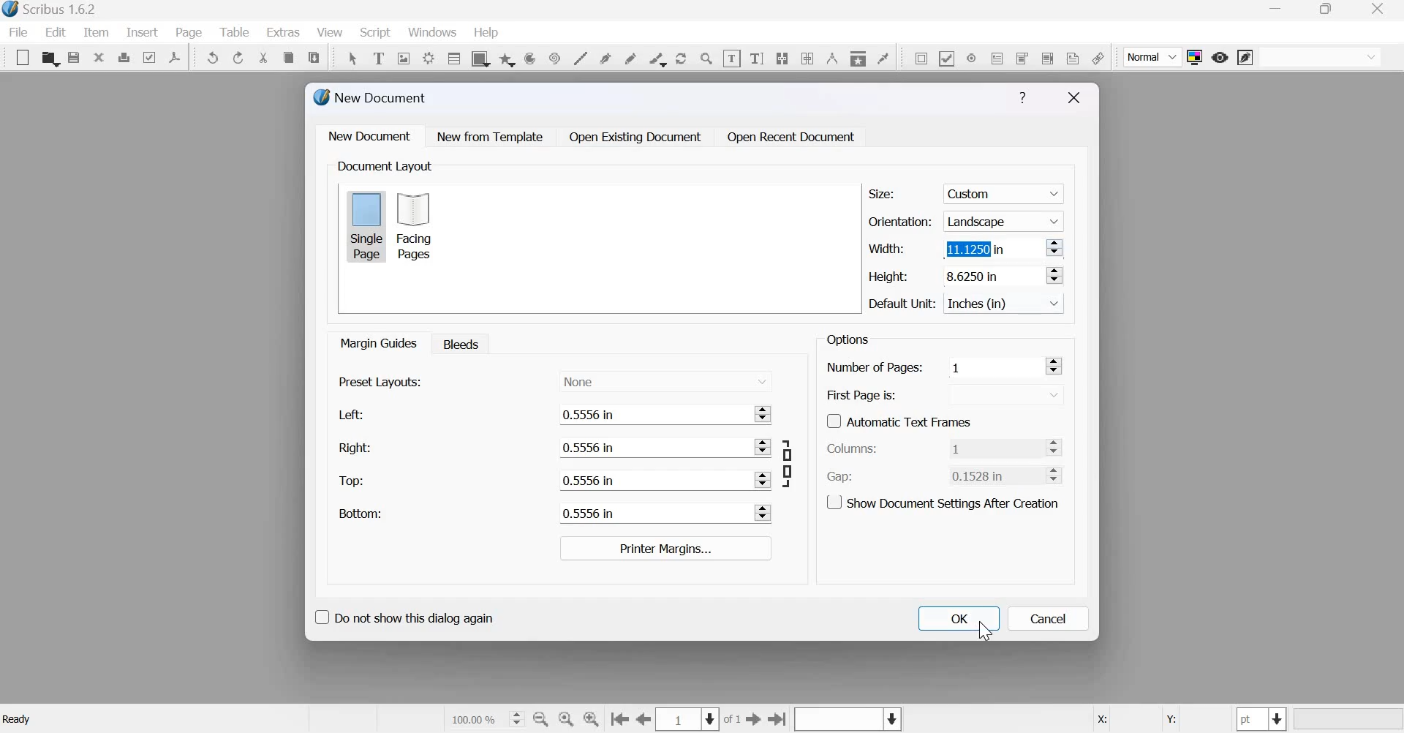  What do you see at coordinates (778, 718) in the screenshot?
I see `Go to the last page` at bounding box center [778, 718].